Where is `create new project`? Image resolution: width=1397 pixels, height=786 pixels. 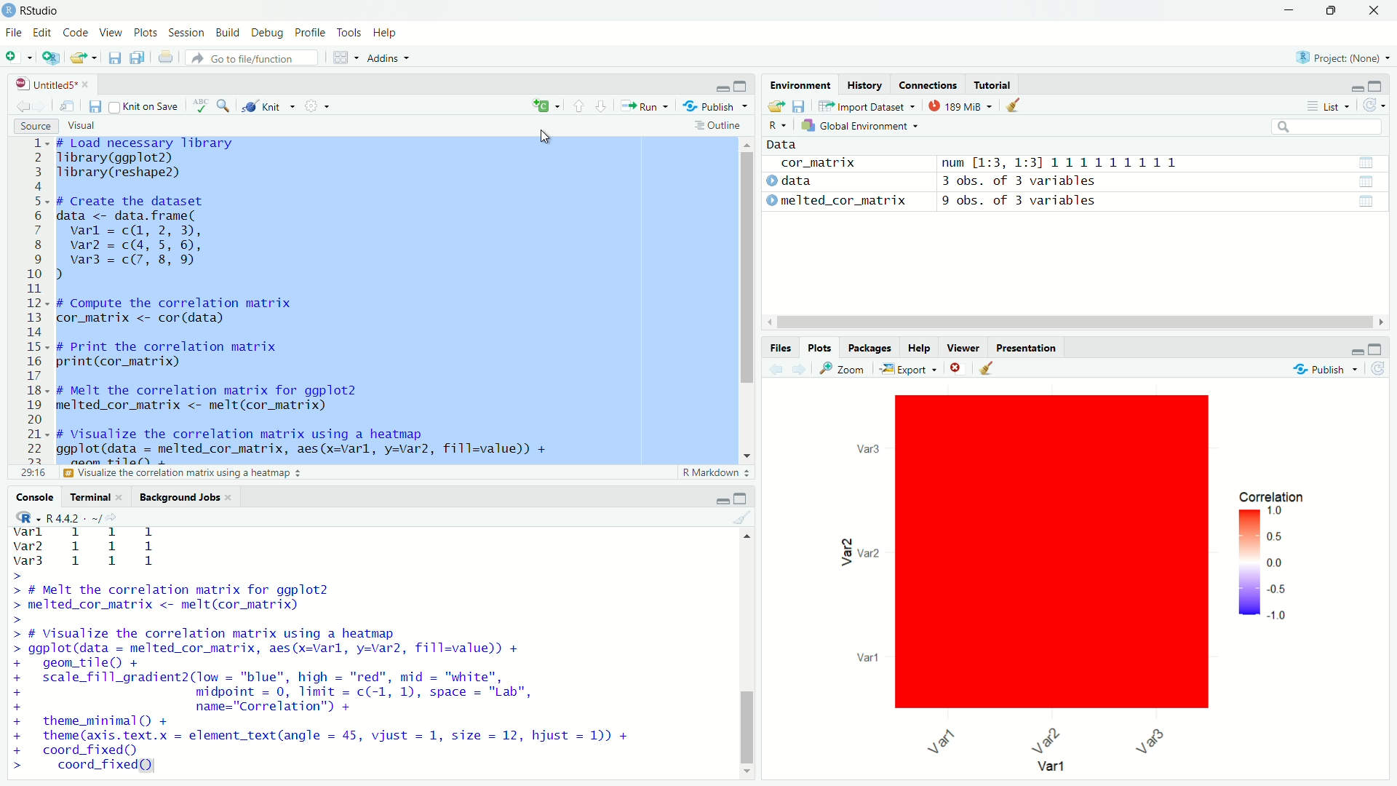
create new project is located at coordinates (49, 57).